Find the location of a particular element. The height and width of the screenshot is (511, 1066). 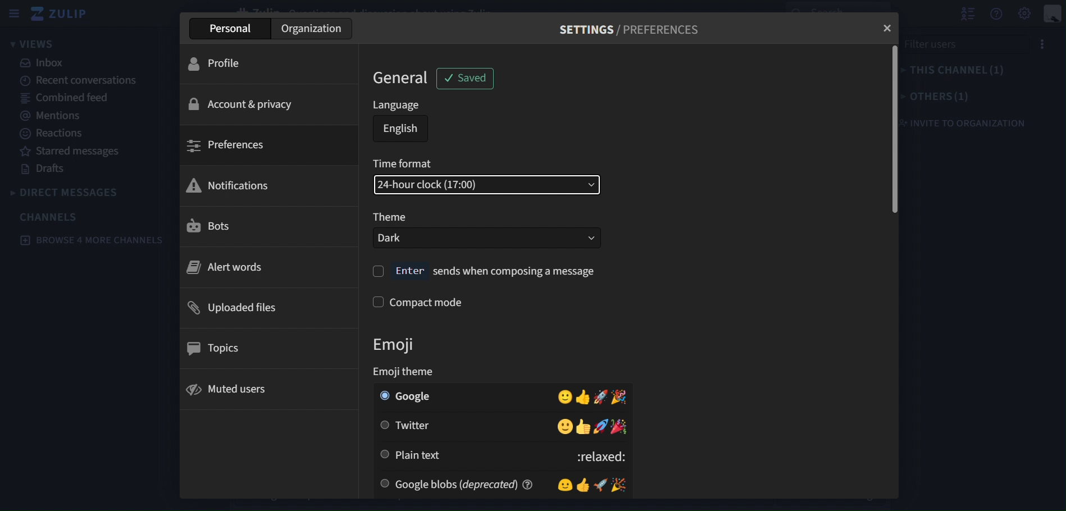

SETTINGS / PREFERENCES is located at coordinates (632, 30).